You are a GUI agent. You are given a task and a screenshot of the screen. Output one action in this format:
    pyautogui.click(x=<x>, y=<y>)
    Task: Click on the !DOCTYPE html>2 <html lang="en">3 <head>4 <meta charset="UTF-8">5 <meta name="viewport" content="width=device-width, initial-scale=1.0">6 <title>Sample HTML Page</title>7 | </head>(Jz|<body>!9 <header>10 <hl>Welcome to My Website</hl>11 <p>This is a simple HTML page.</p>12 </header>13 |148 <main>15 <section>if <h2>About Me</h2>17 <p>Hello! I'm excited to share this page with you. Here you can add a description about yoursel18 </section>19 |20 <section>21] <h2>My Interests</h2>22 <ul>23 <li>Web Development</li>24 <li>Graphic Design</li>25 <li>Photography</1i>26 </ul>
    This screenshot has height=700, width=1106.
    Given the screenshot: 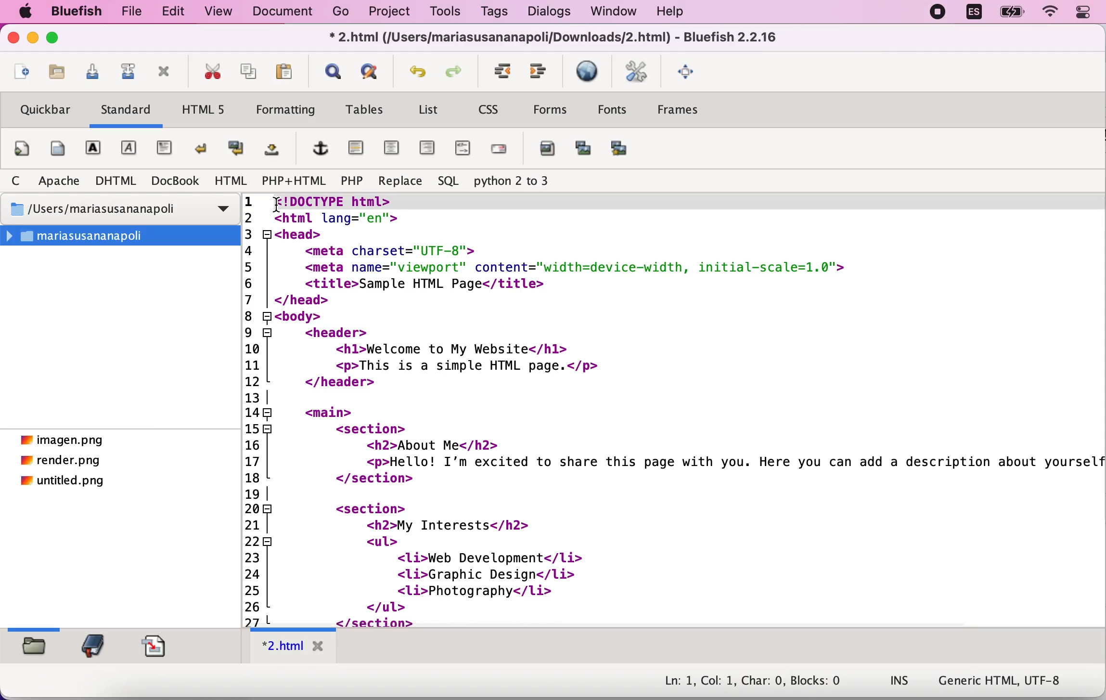 What is the action you would take?
    pyautogui.click(x=670, y=410)
    